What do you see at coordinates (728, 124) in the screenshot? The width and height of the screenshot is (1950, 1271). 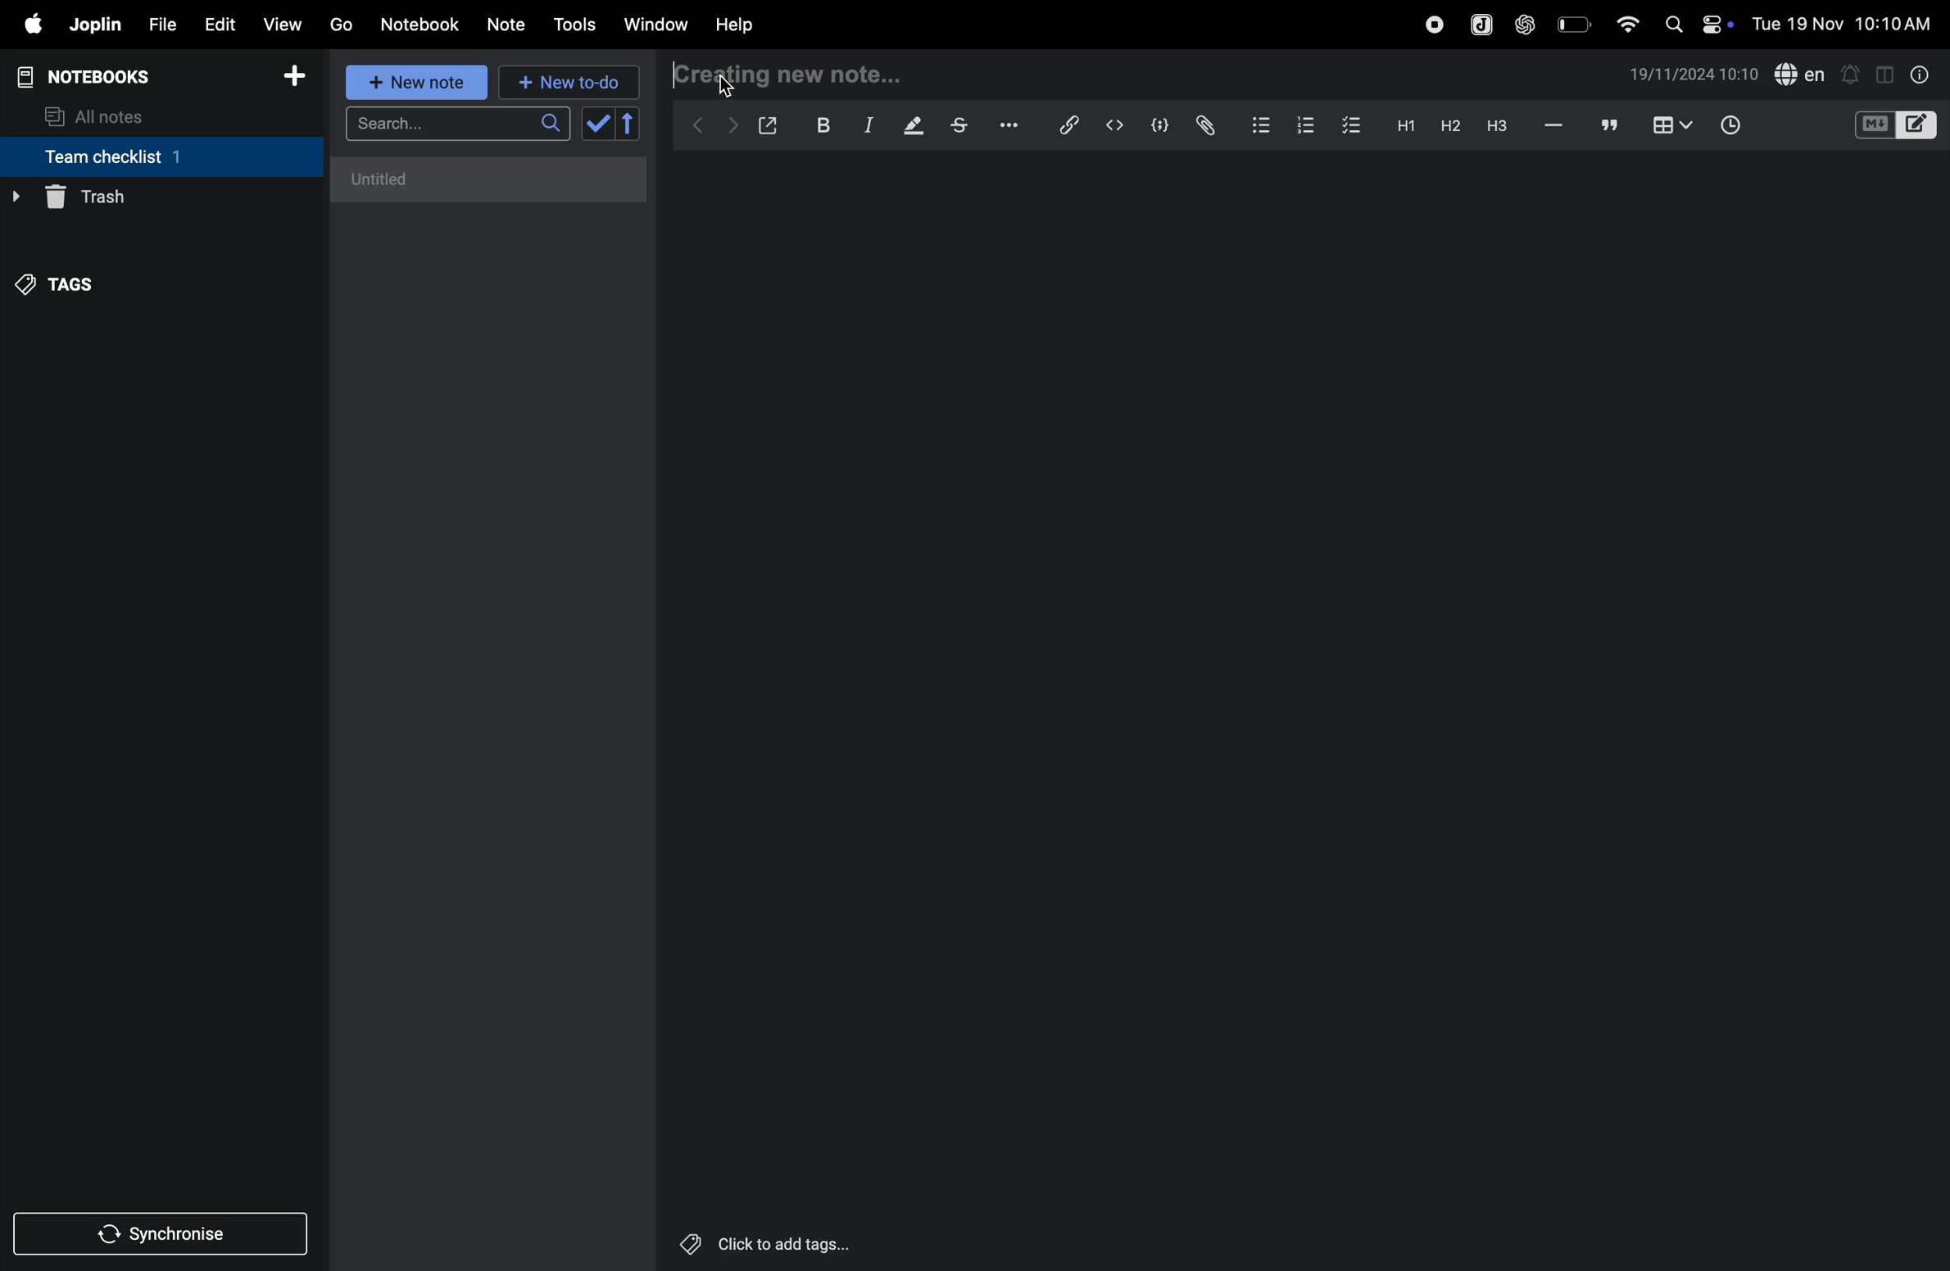 I see `forward` at bounding box center [728, 124].